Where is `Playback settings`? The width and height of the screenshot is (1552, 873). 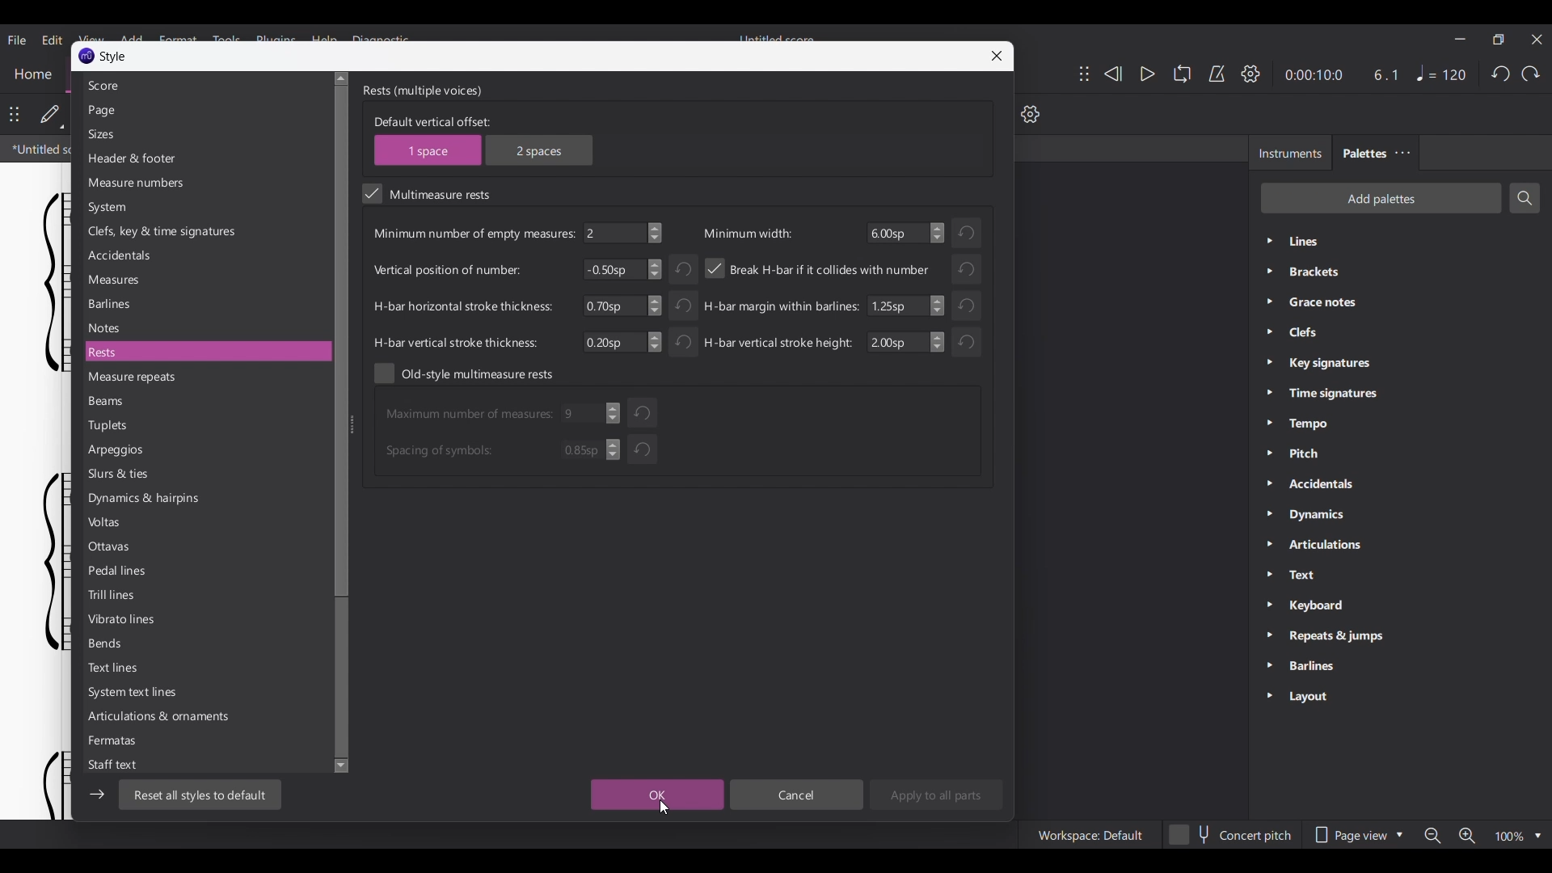 Playback settings is located at coordinates (1251, 73).